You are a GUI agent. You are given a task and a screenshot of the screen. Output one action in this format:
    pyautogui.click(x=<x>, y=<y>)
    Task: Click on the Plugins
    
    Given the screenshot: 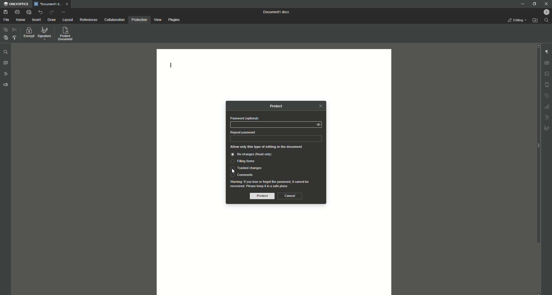 What is the action you would take?
    pyautogui.click(x=174, y=20)
    